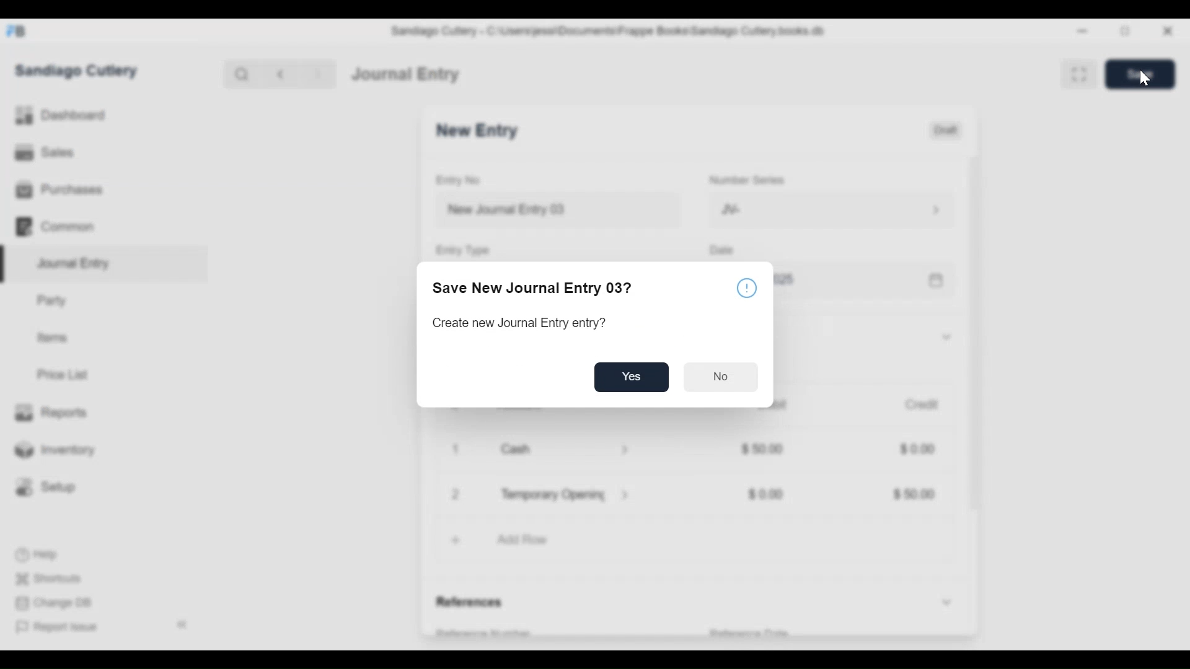 This screenshot has height=669, width=1190. What do you see at coordinates (633, 377) in the screenshot?
I see `Yes ` at bounding box center [633, 377].